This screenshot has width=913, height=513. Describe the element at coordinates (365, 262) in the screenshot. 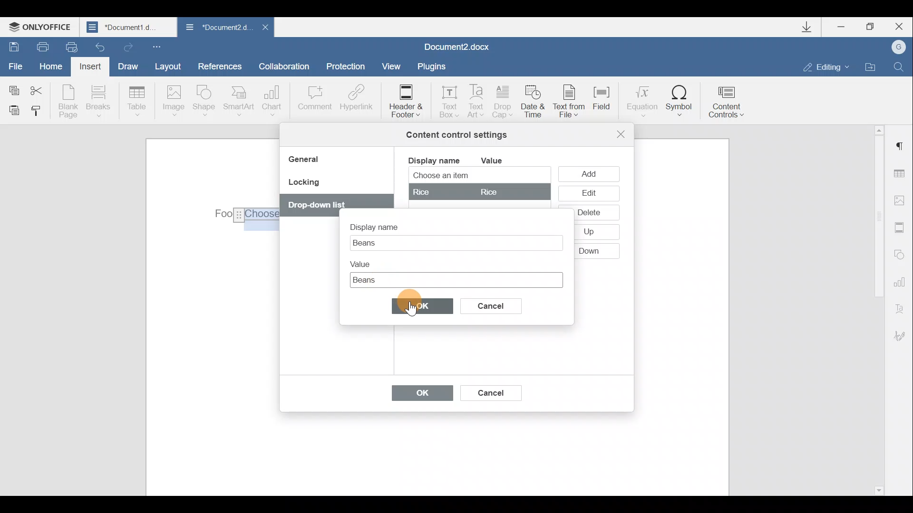

I see `Value` at that location.